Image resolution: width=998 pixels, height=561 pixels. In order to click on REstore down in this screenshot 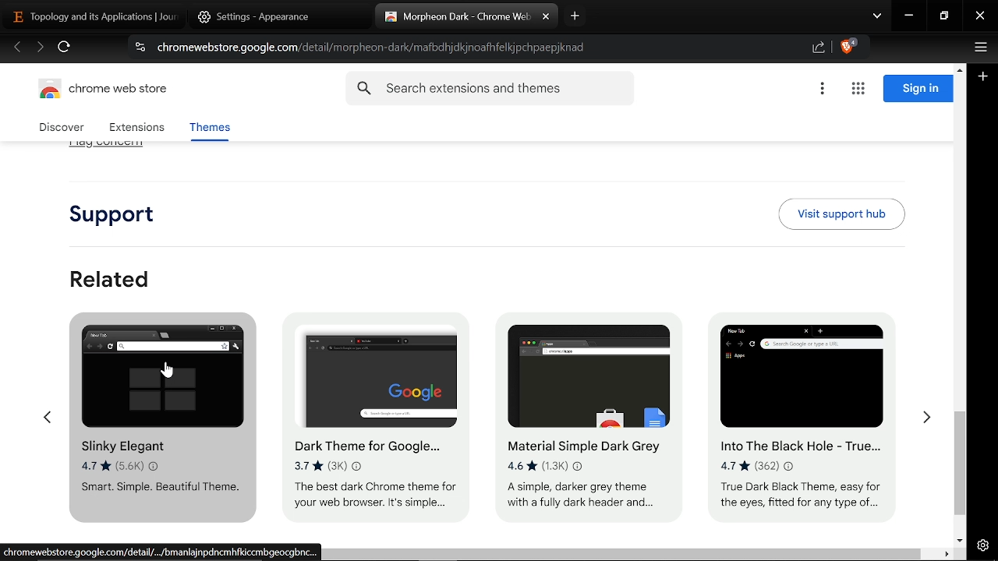, I will do `click(946, 16)`.